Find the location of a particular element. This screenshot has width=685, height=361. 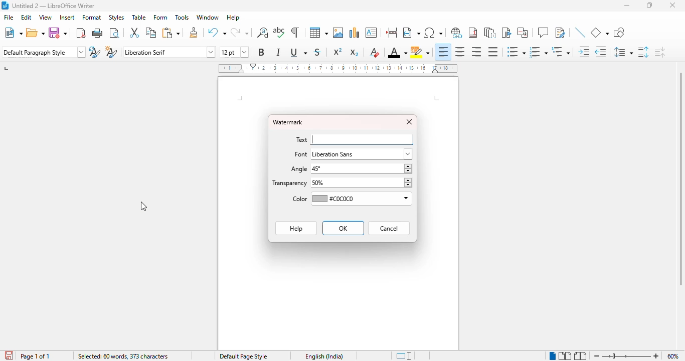

export directly as PDF is located at coordinates (81, 33).